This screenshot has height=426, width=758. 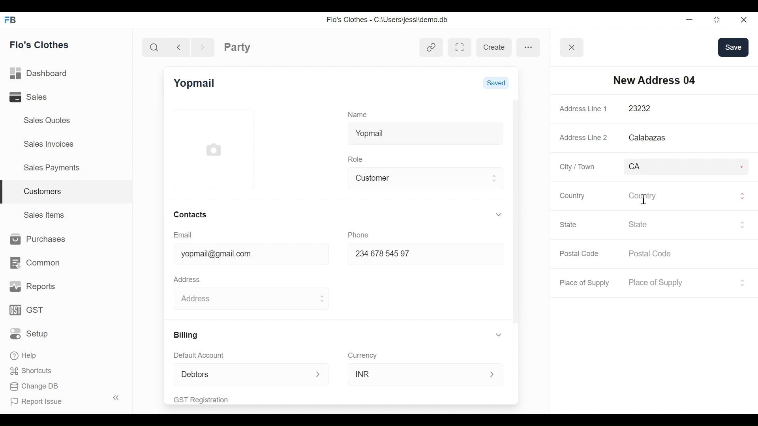 What do you see at coordinates (45, 214) in the screenshot?
I see `Sales Items` at bounding box center [45, 214].